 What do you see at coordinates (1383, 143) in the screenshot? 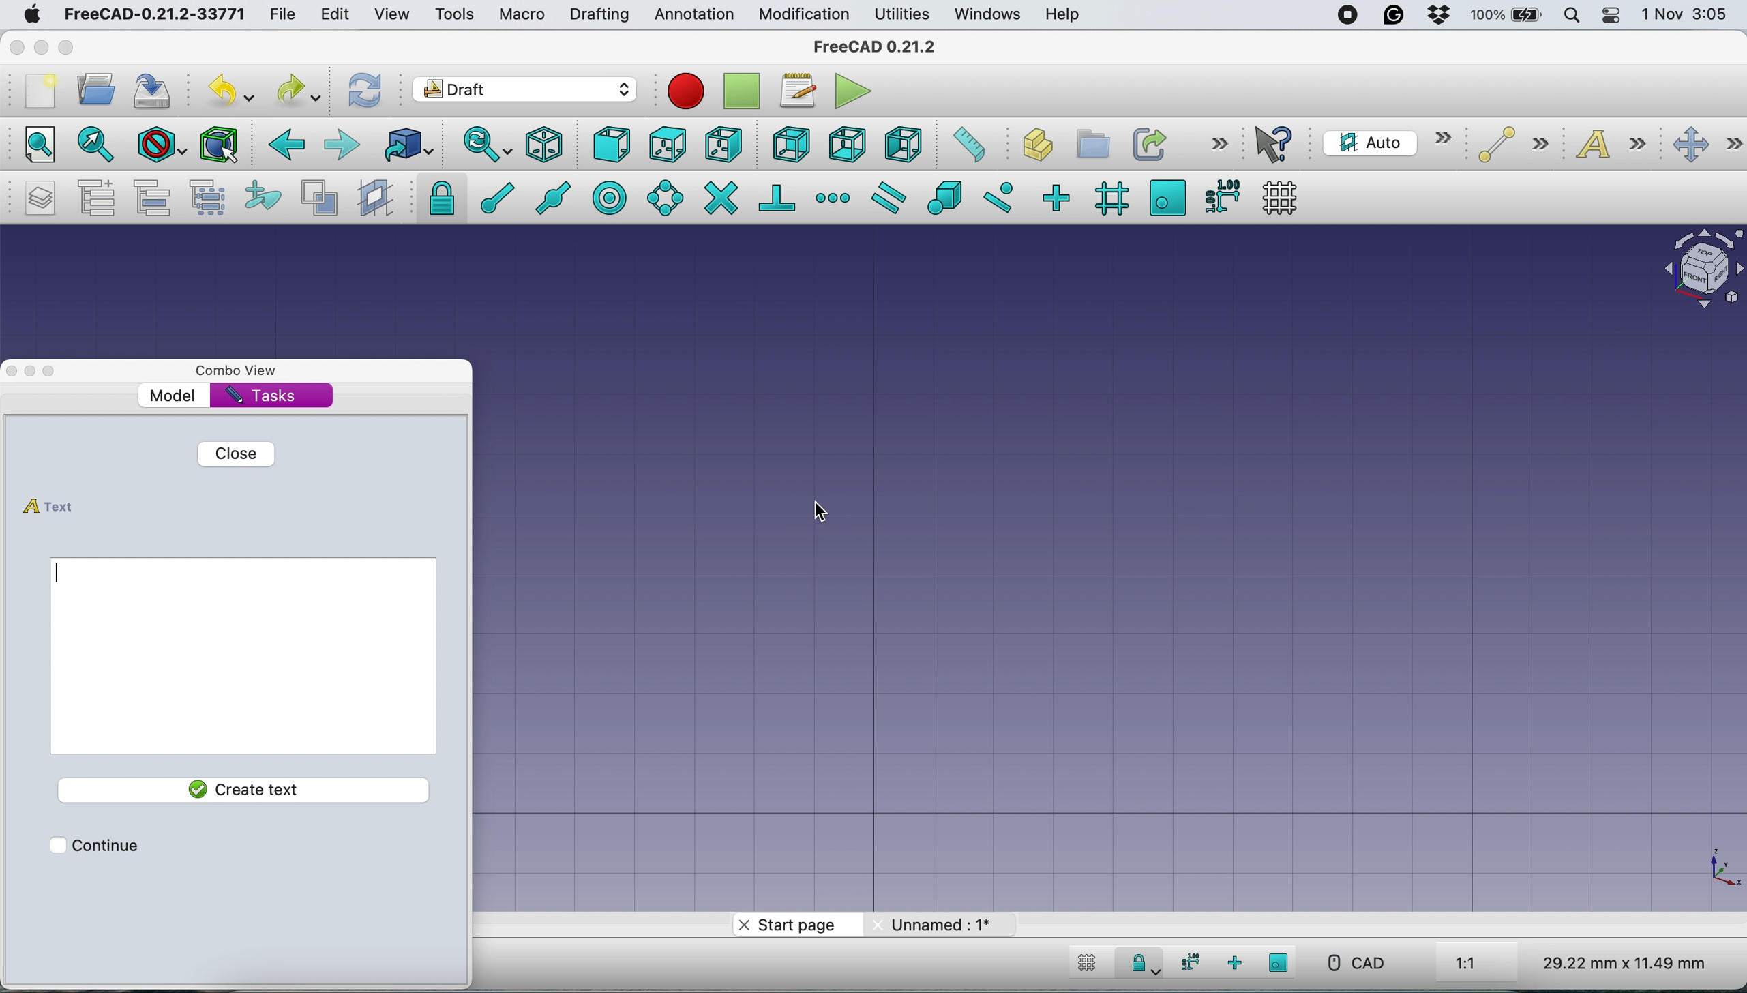
I see `current working plane` at bounding box center [1383, 143].